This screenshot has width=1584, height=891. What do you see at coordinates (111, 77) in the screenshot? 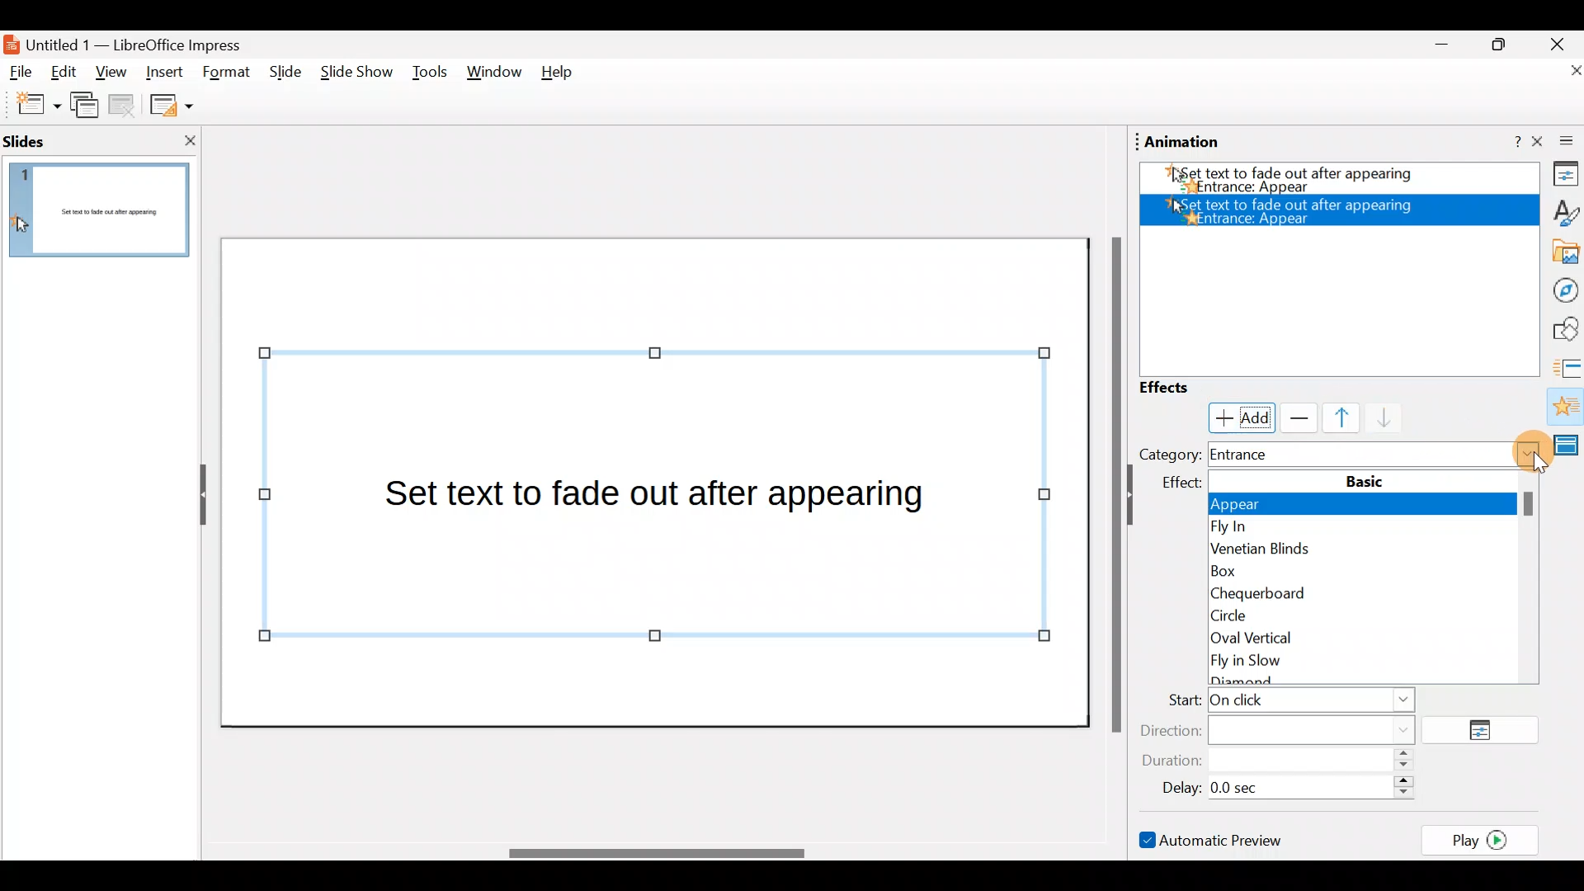
I see `View` at bounding box center [111, 77].